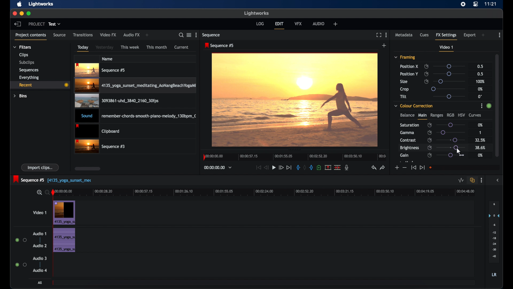 The height and width of the screenshot is (289, 513). I want to click on enable/disable keyframes, so click(430, 140).